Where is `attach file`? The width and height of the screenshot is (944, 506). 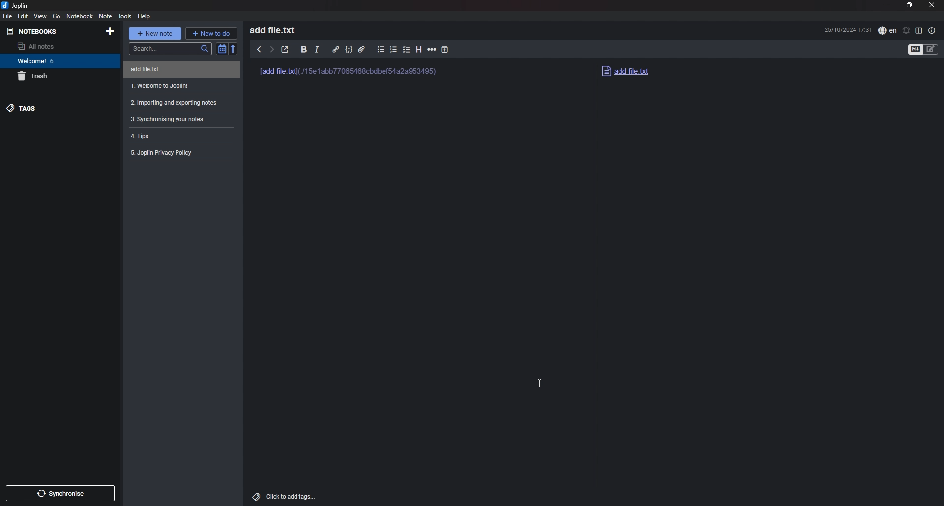 attach file is located at coordinates (361, 49).